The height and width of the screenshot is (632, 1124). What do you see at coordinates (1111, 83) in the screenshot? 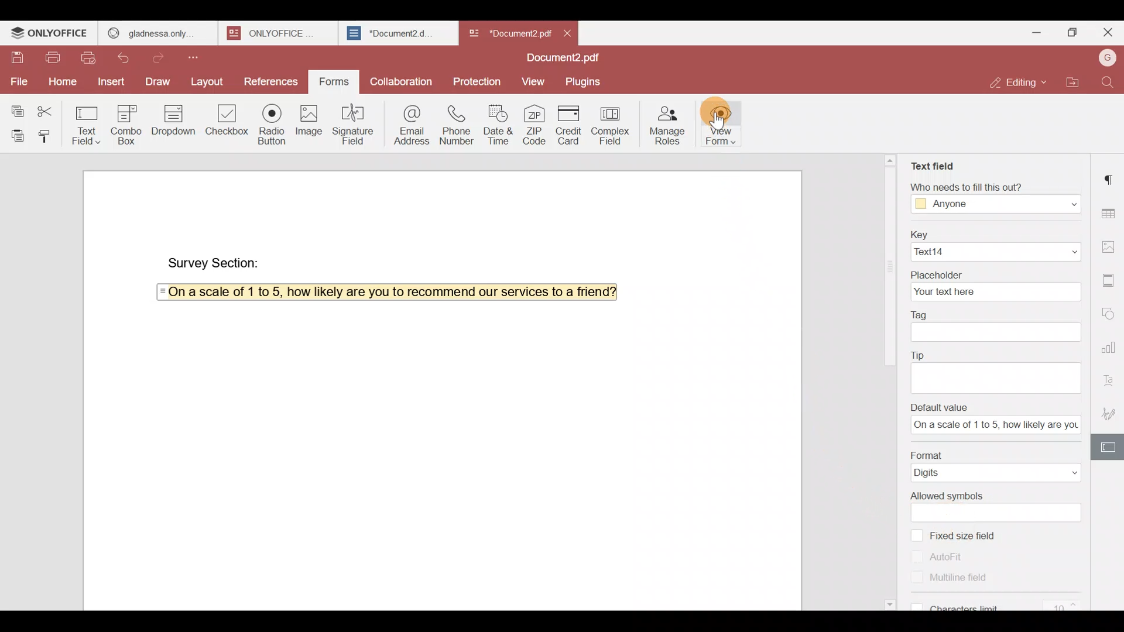
I see `Find` at bounding box center [1111, 83].